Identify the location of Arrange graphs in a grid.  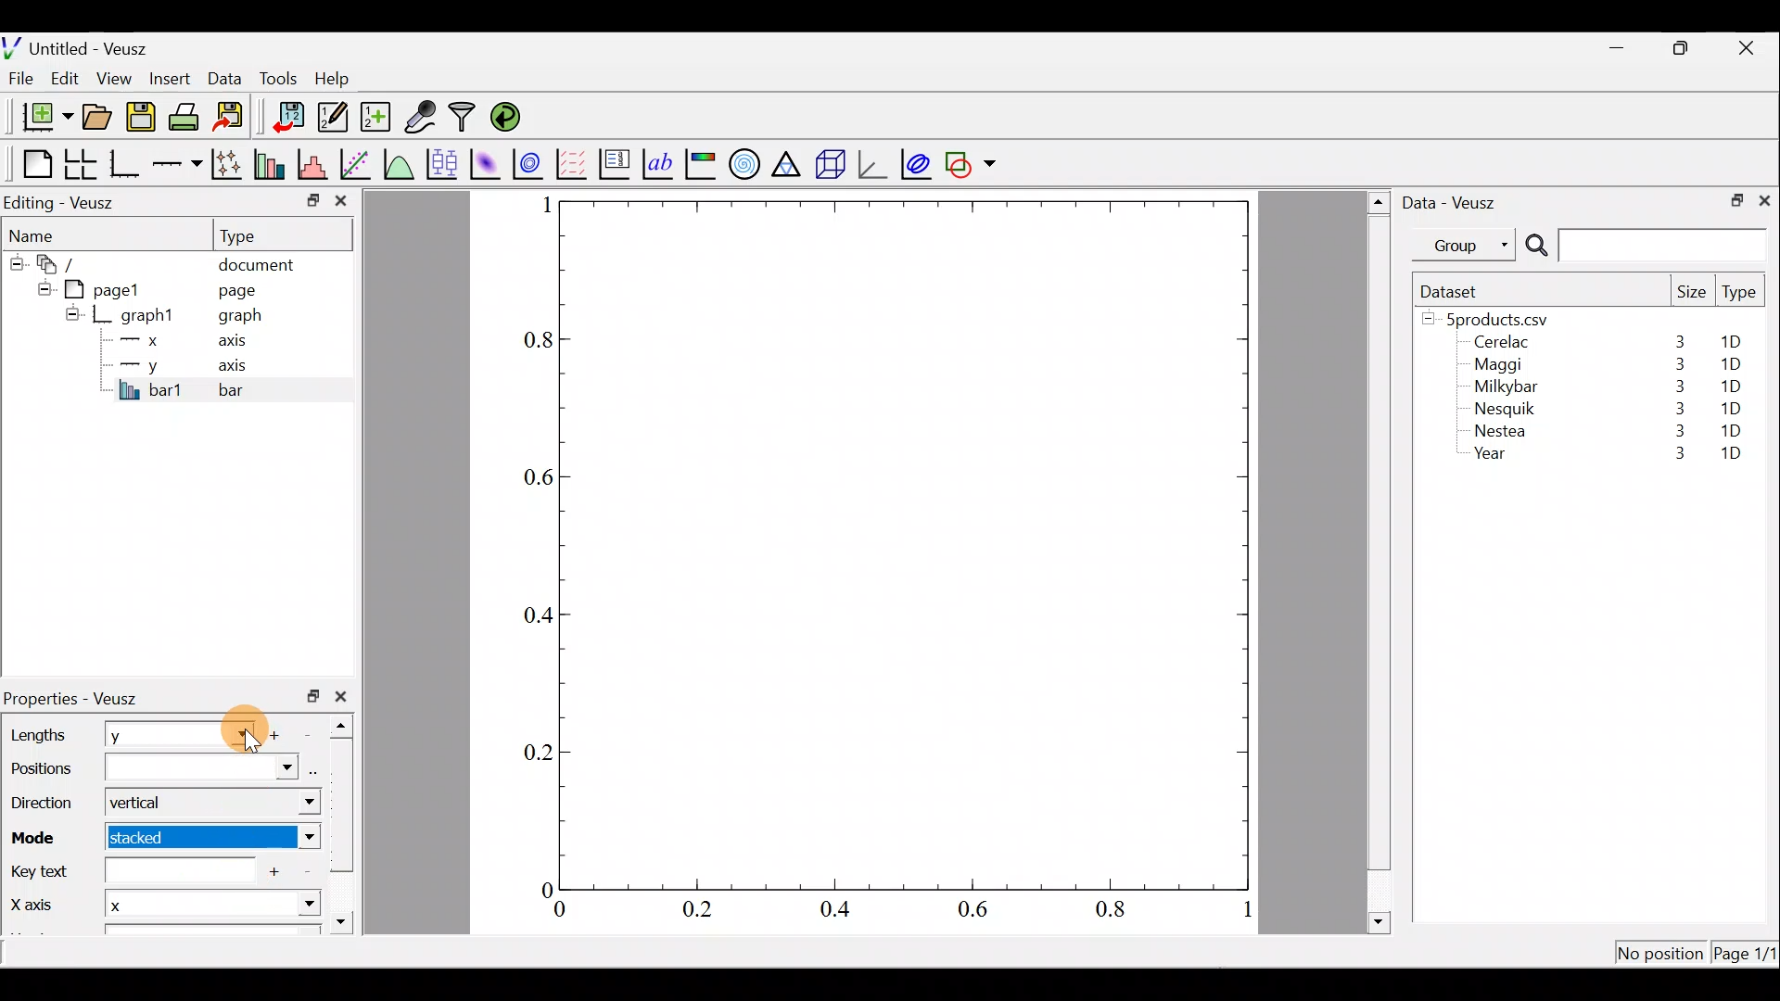
(80, 164).